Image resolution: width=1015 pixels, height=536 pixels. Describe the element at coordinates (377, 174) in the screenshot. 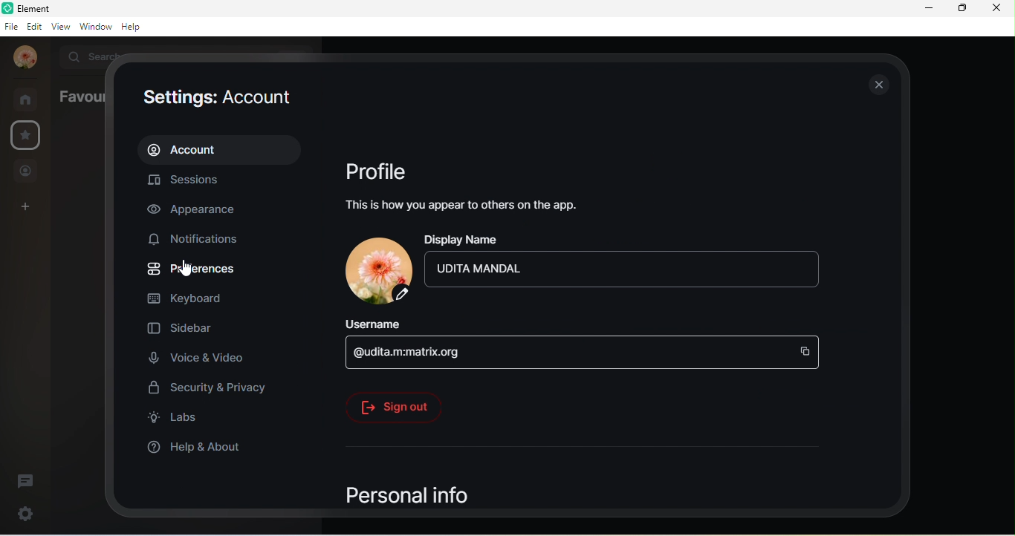

I see `profile` at that location.